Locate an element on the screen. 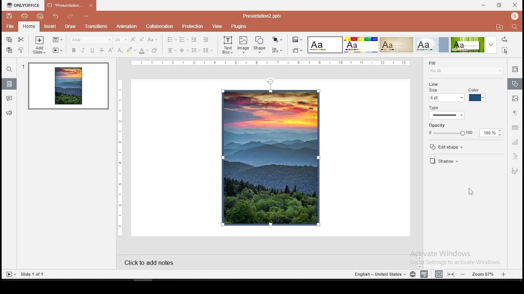 The height and width of the screenshot is (294, 524). edit shape is located at coordinates (447, 147).